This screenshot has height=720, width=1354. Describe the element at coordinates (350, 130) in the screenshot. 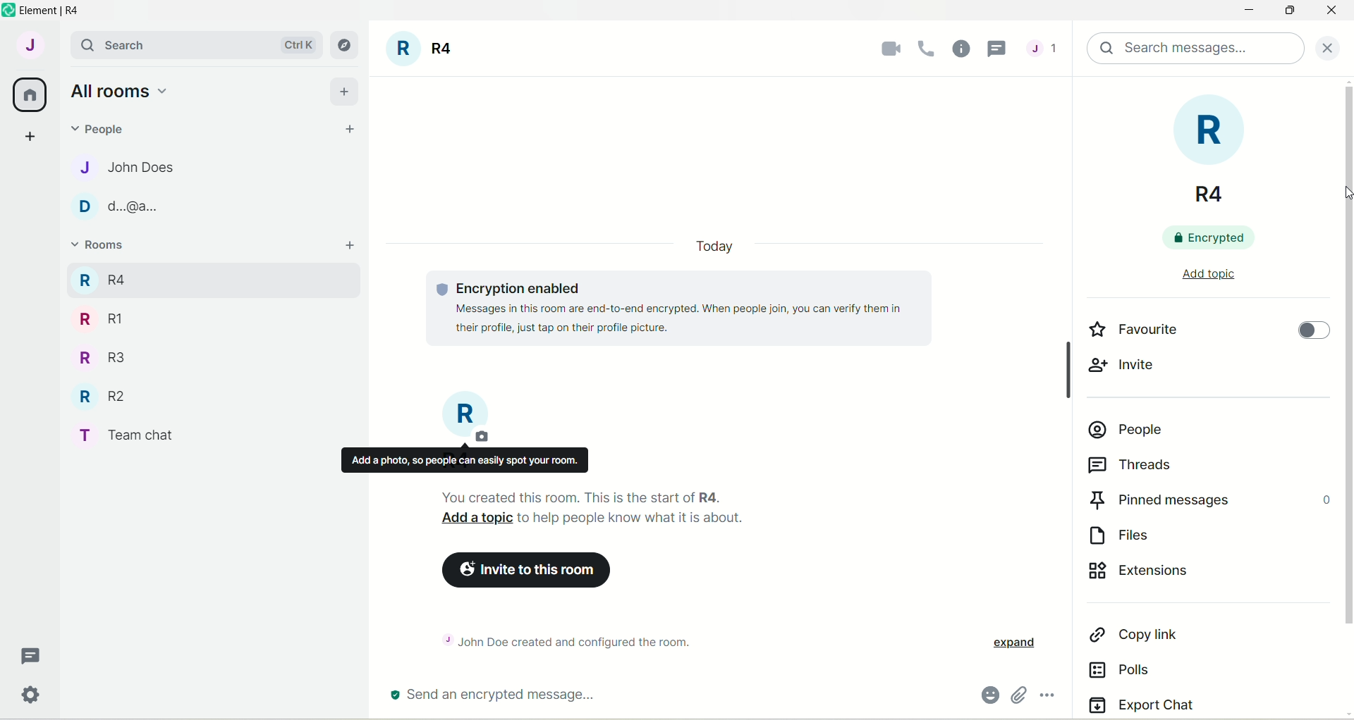

I see `start chat` at that location.